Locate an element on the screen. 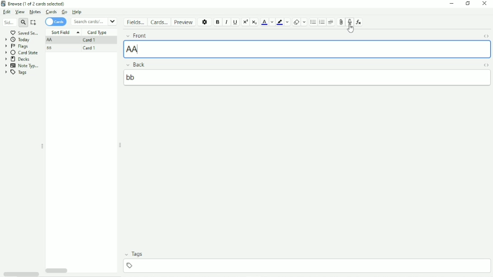 The height and width of the screenshot is (277, 493). Bold is located at coordinates (218, 22).